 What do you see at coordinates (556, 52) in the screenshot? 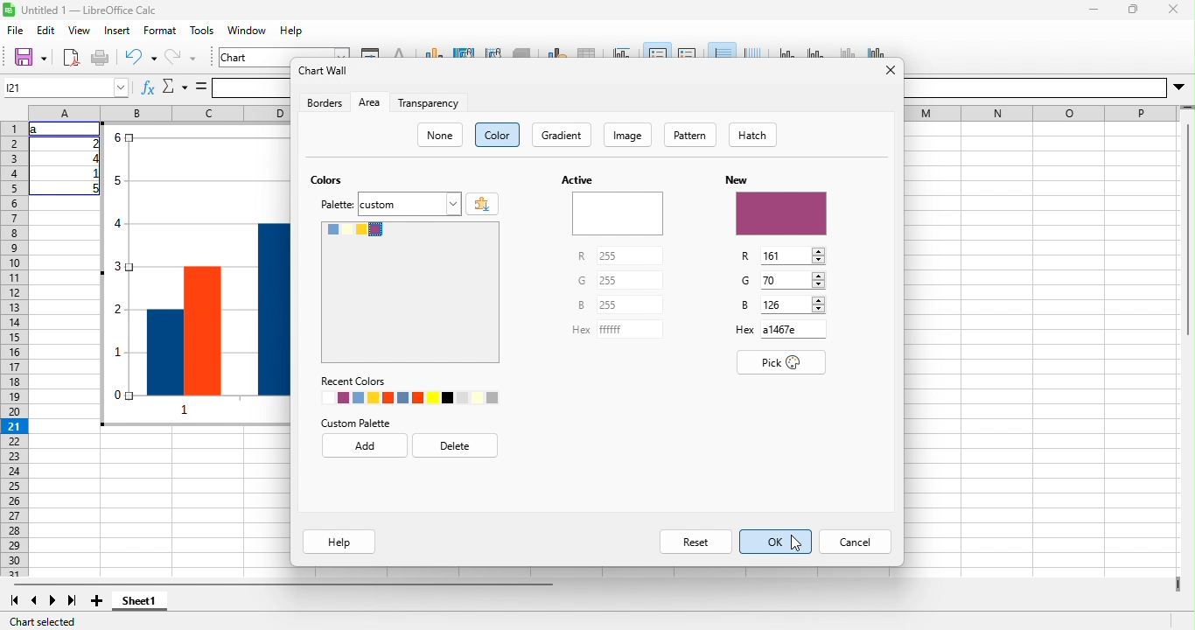
I see `data range` at bounding box center [556, 52].